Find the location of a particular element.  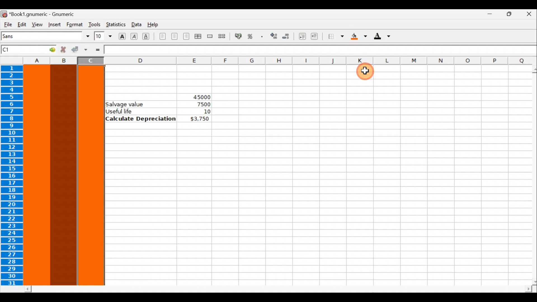

Formula bar is located at coordinates (321, 50).